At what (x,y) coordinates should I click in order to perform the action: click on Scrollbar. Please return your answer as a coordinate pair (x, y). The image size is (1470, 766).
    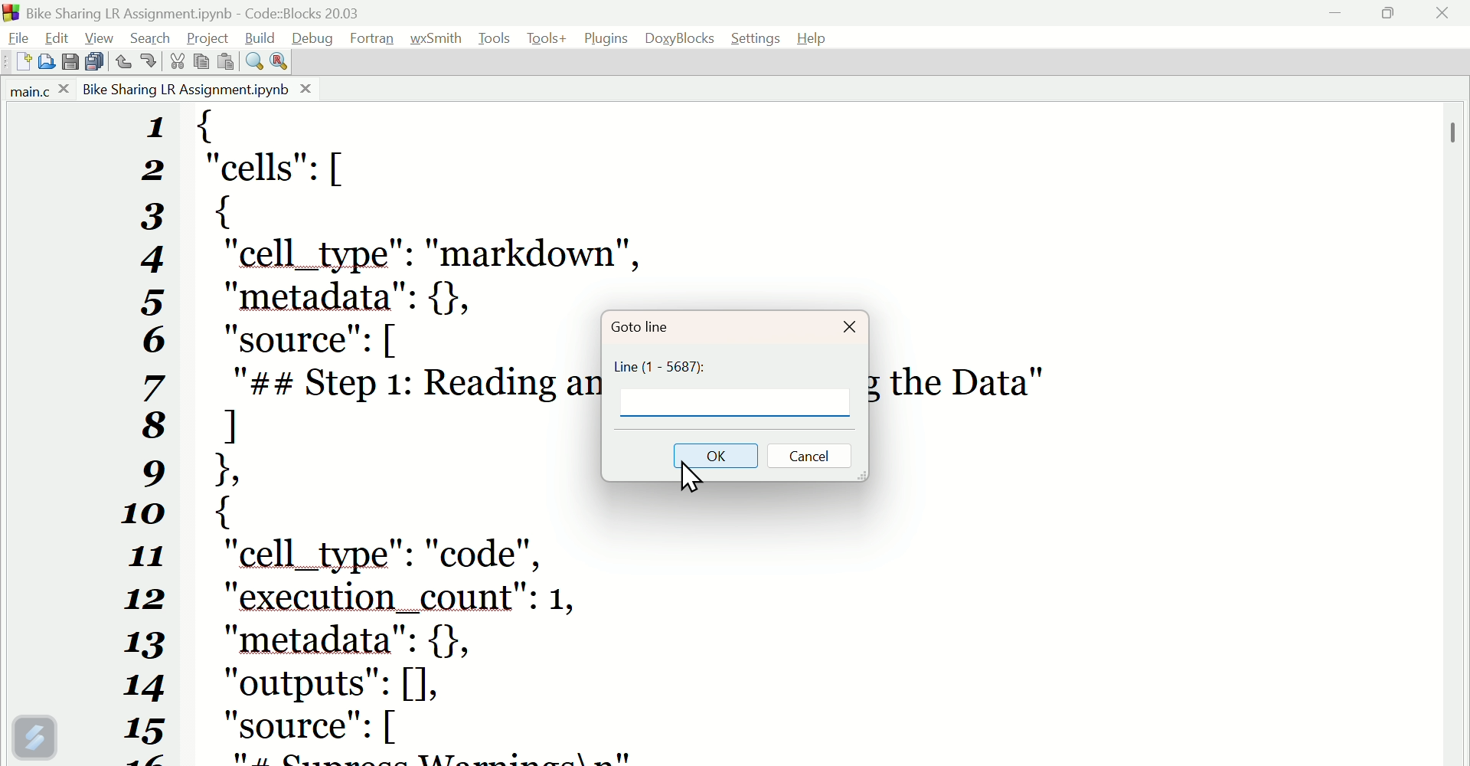
    Looking at the image, I should click on (1455, 131).